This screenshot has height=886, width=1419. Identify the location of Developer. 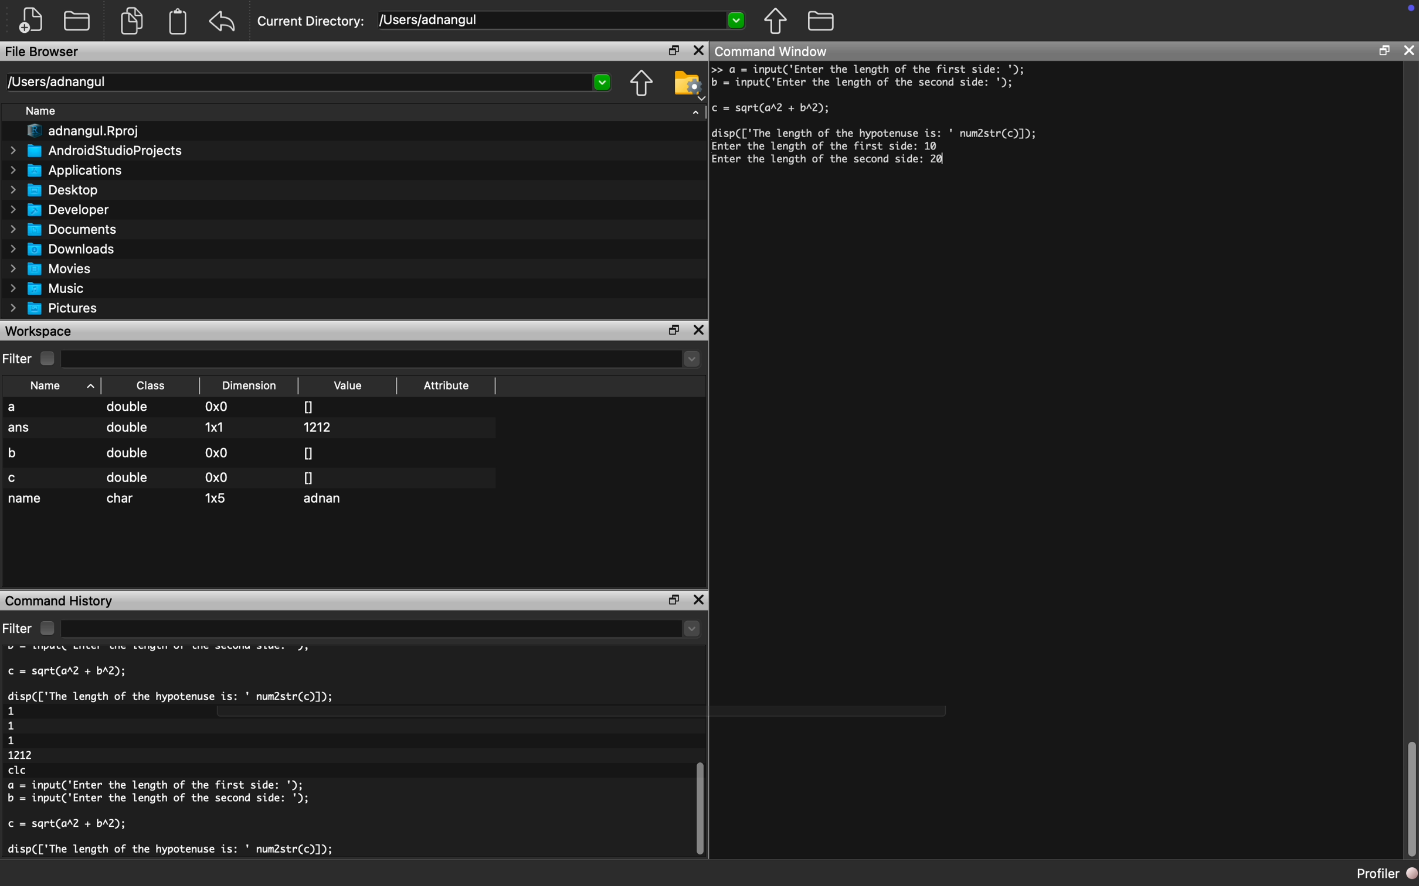
(64, 209).